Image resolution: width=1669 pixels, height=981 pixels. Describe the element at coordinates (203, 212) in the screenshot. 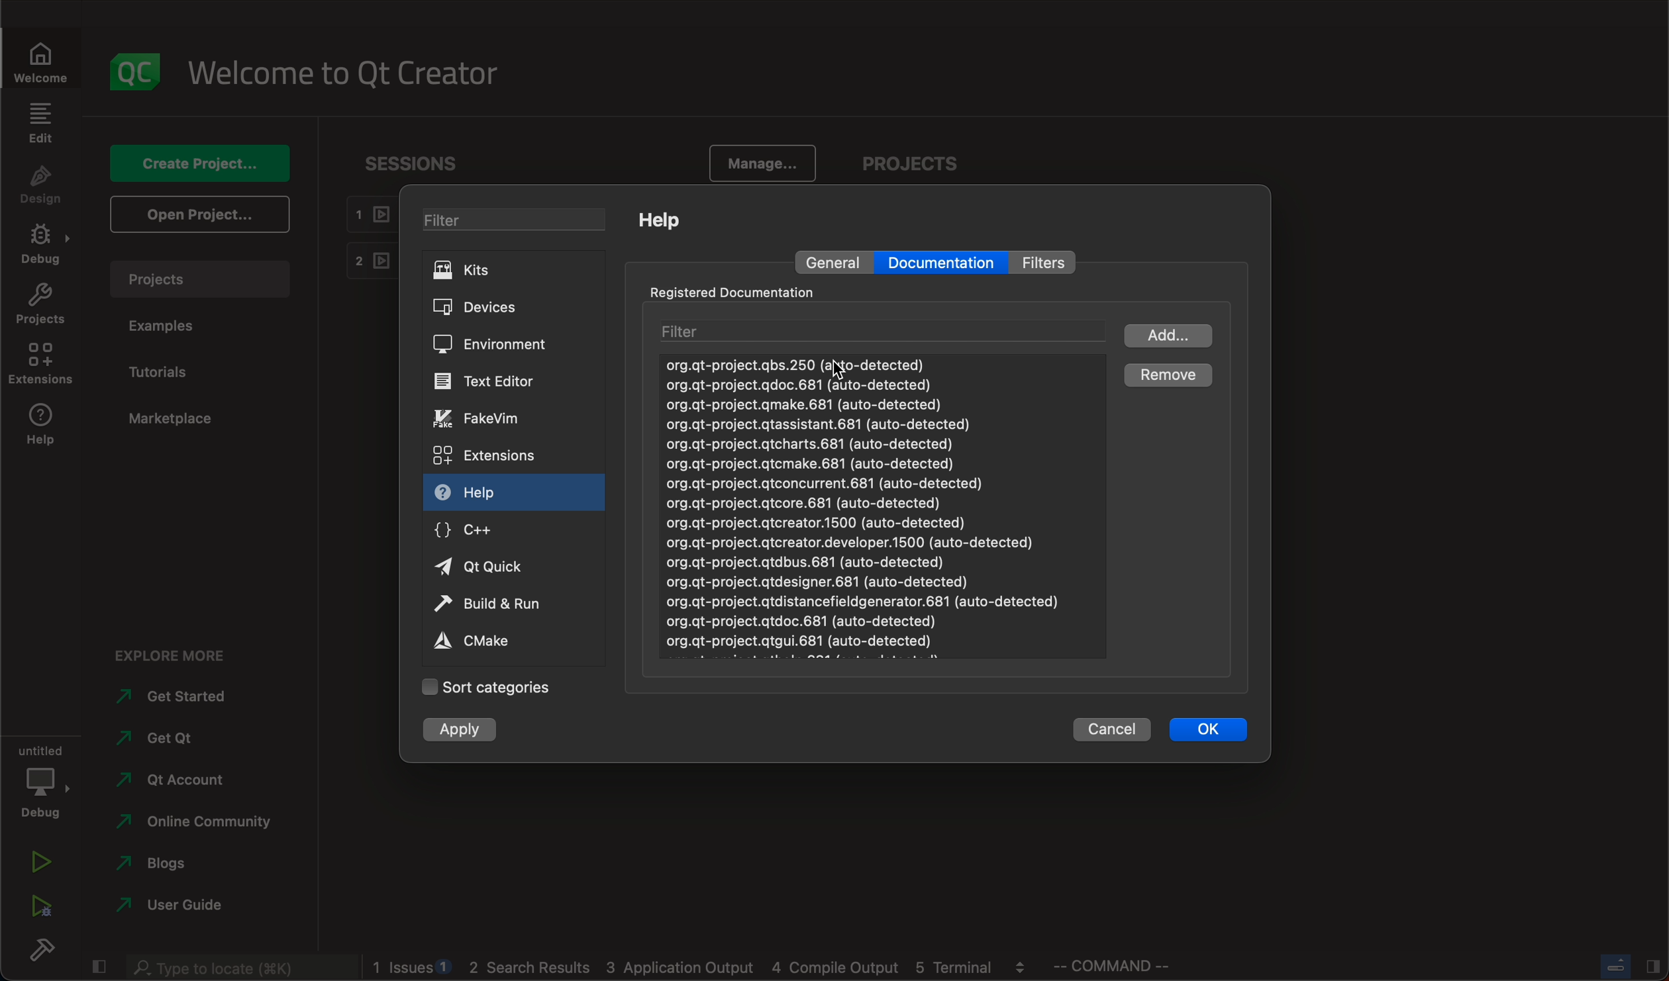

I see `open` at that location.